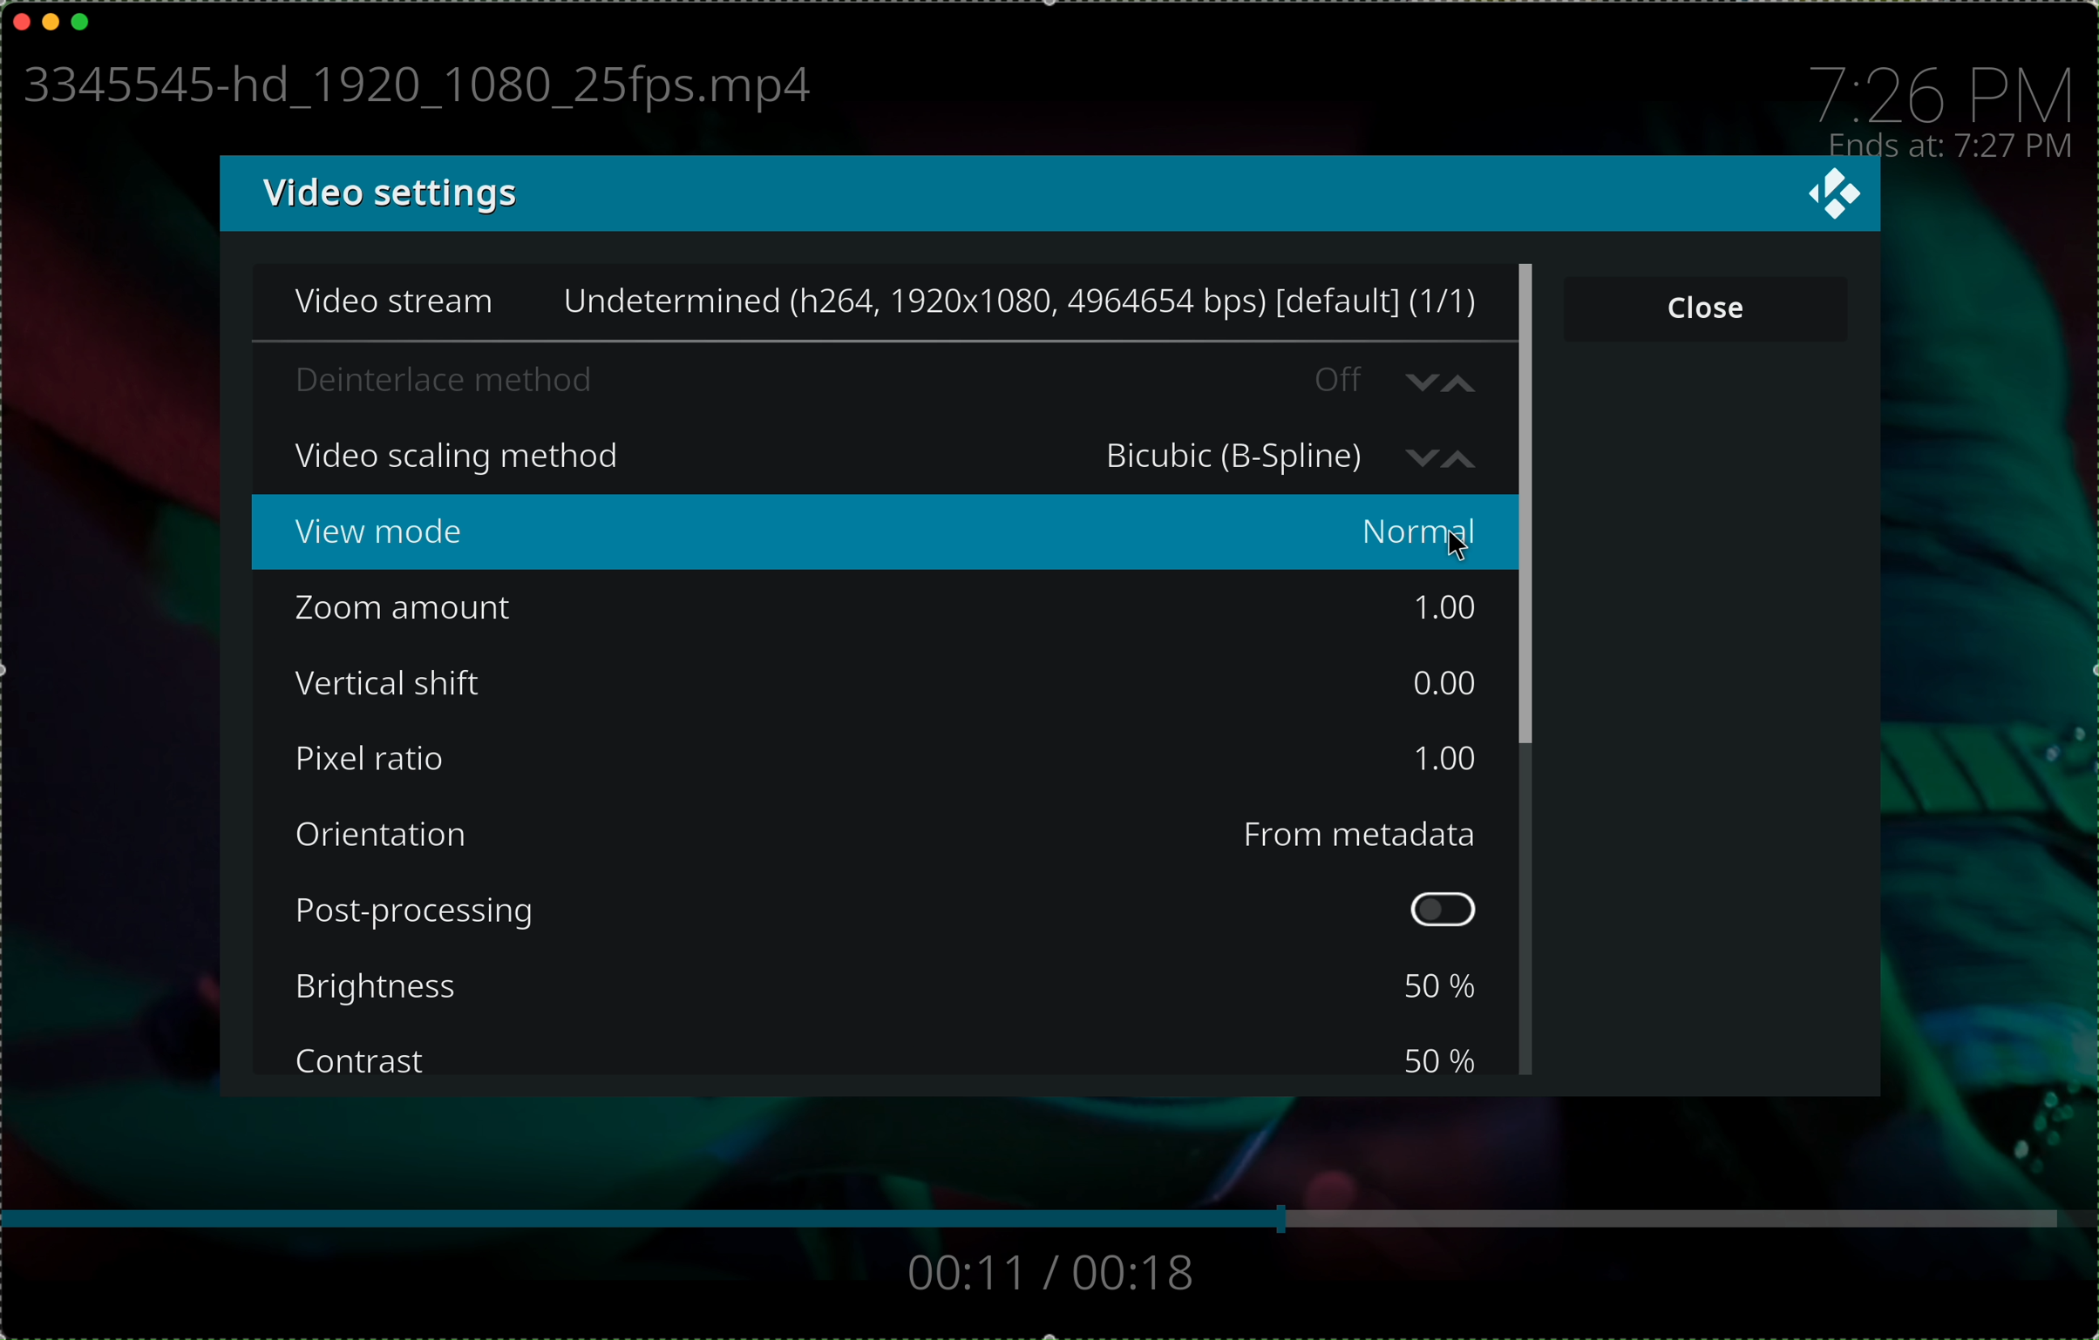 This screenshot has width=2099, height=1340. What do you see at coordinates (363, 1061) in the screenshot?
I see `contrast` at bounding box center [363, 1061].